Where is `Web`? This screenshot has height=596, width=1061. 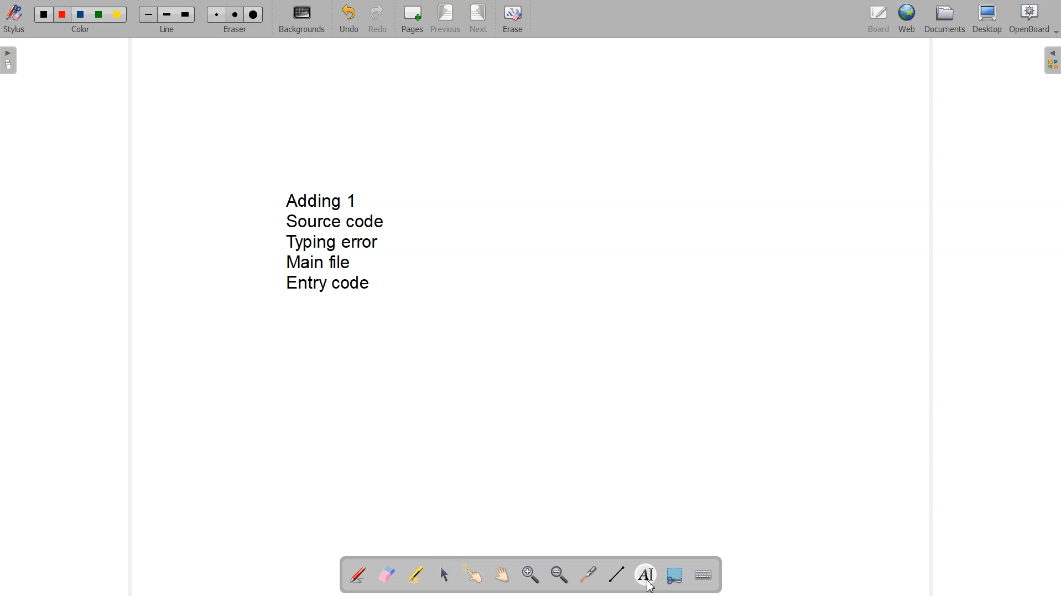 Web is located at coordinates (907, 19).